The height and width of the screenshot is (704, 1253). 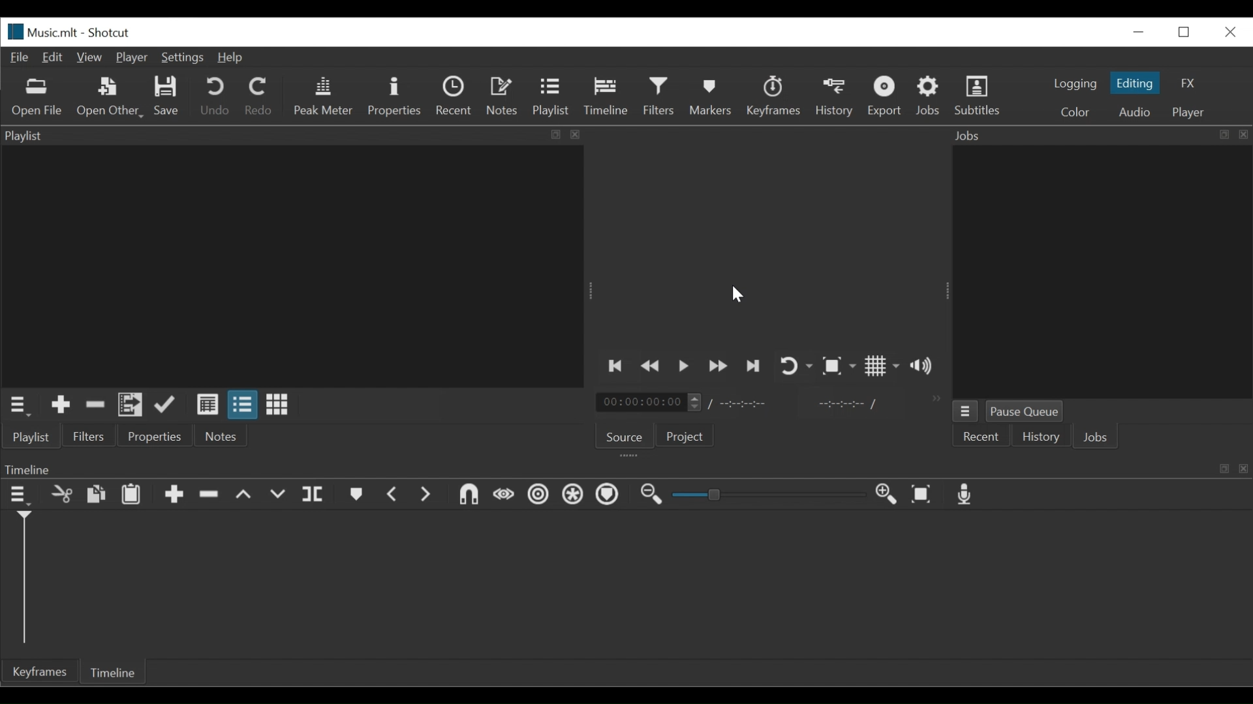 What do you see at coordinates (89, 58) in the screenshot?
I see `View` at bounding box center [89, 58].